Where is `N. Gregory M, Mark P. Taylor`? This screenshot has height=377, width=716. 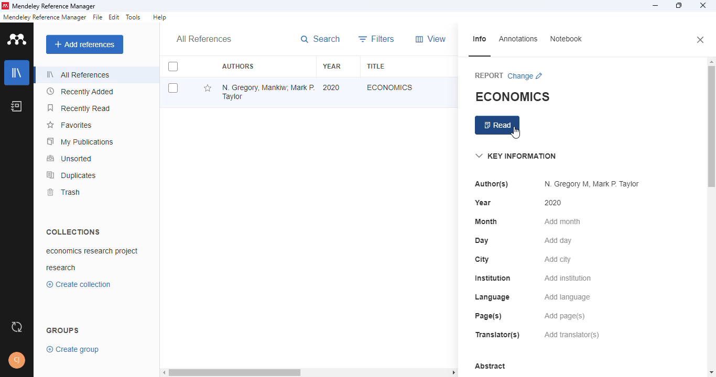 N. Gregory M, Mark P. Taylor is located at coordinates (592, 184).